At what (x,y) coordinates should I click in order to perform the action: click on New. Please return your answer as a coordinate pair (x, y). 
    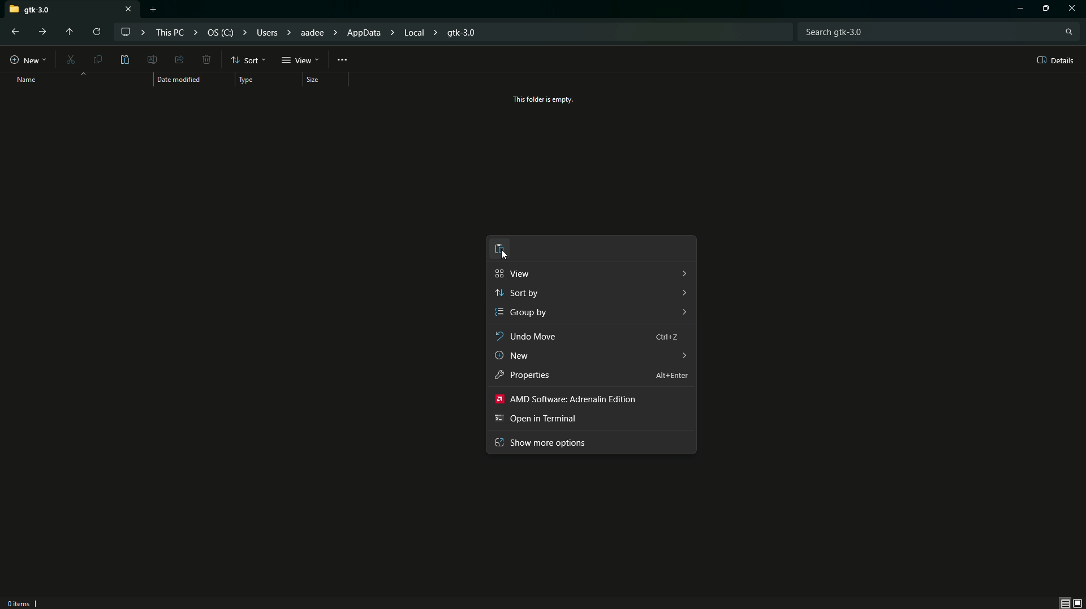
    Looking at the image, I should click on (593, 355).